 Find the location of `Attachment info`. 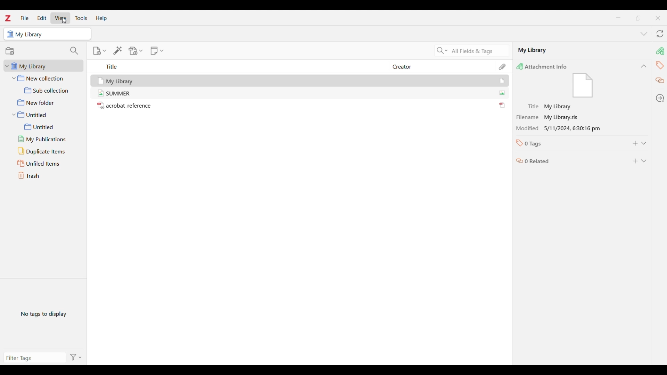

Attachment info is located at coordinates (660, 51).